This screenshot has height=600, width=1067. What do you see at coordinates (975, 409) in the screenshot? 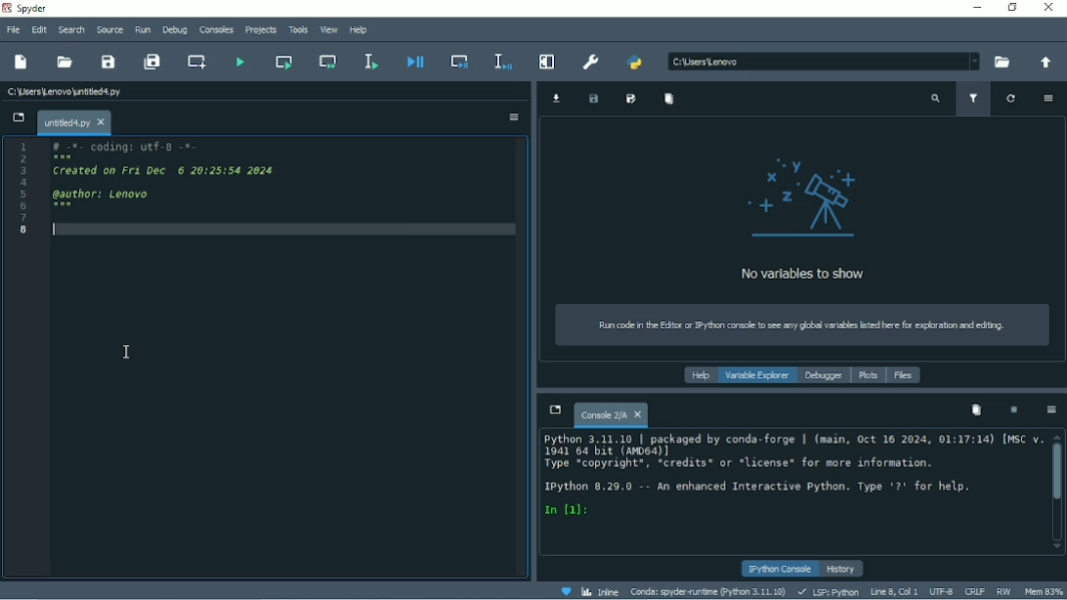
I see `Remove all variables from namespace` at bounding box center [975, 409].